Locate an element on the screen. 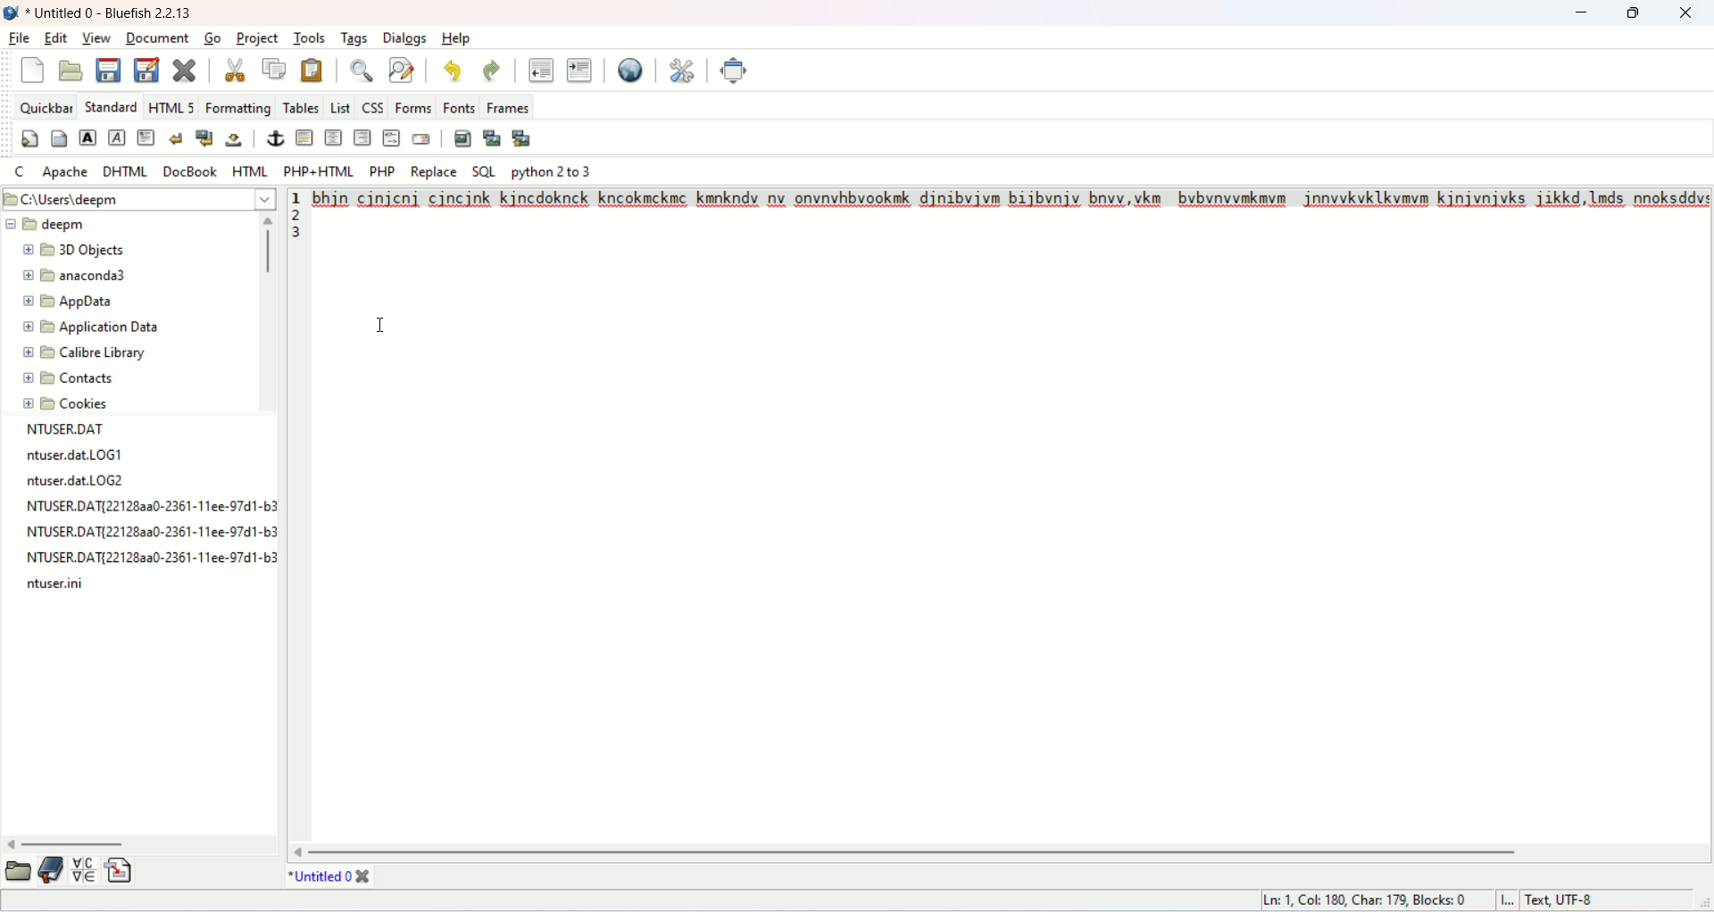 The image size is (1714, 912). indent is located at coordinates (579, 69).